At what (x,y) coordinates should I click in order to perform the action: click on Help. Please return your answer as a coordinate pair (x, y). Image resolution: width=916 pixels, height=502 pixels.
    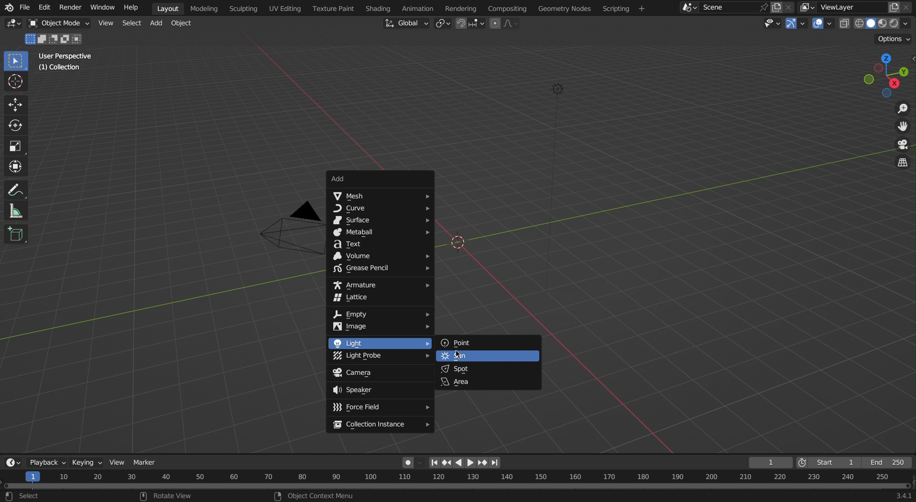
    Looking at the image, I should click on (134, 8).